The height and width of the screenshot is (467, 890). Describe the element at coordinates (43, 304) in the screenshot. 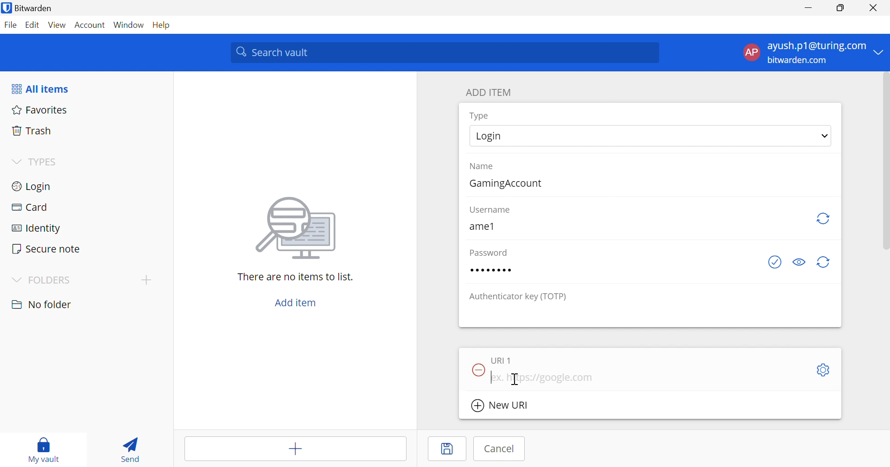

I see `No folder` at that location.